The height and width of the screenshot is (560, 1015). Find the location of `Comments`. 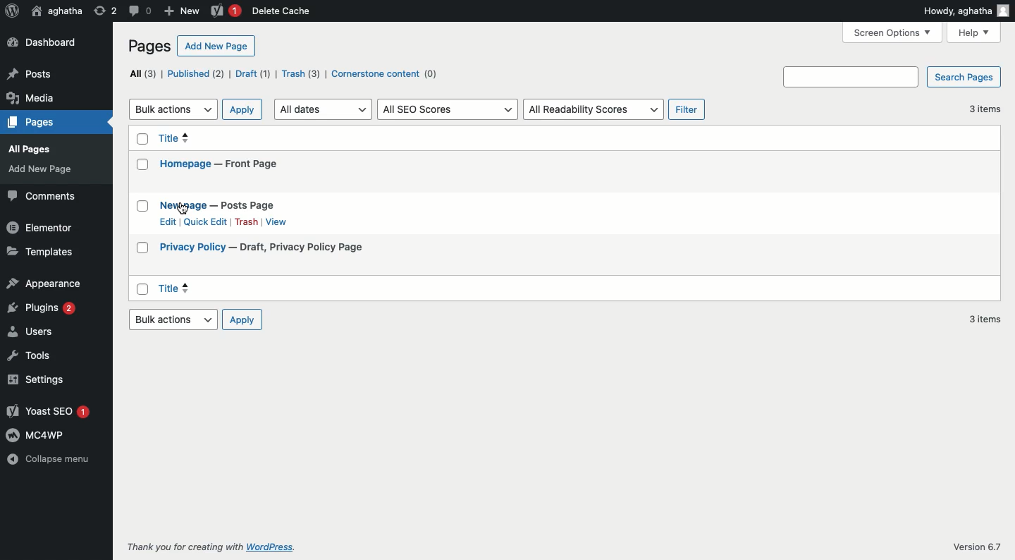

Comments is located at coordinates (41, 196).